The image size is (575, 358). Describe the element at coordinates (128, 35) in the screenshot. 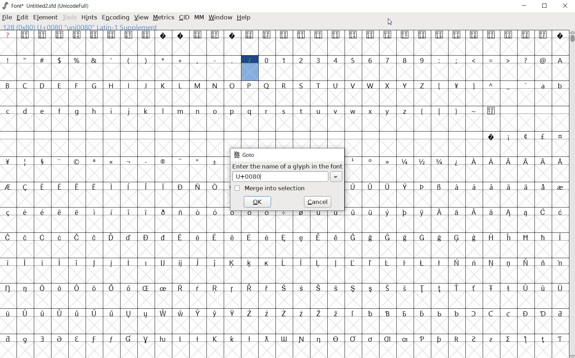

I see `glyph` at that location.